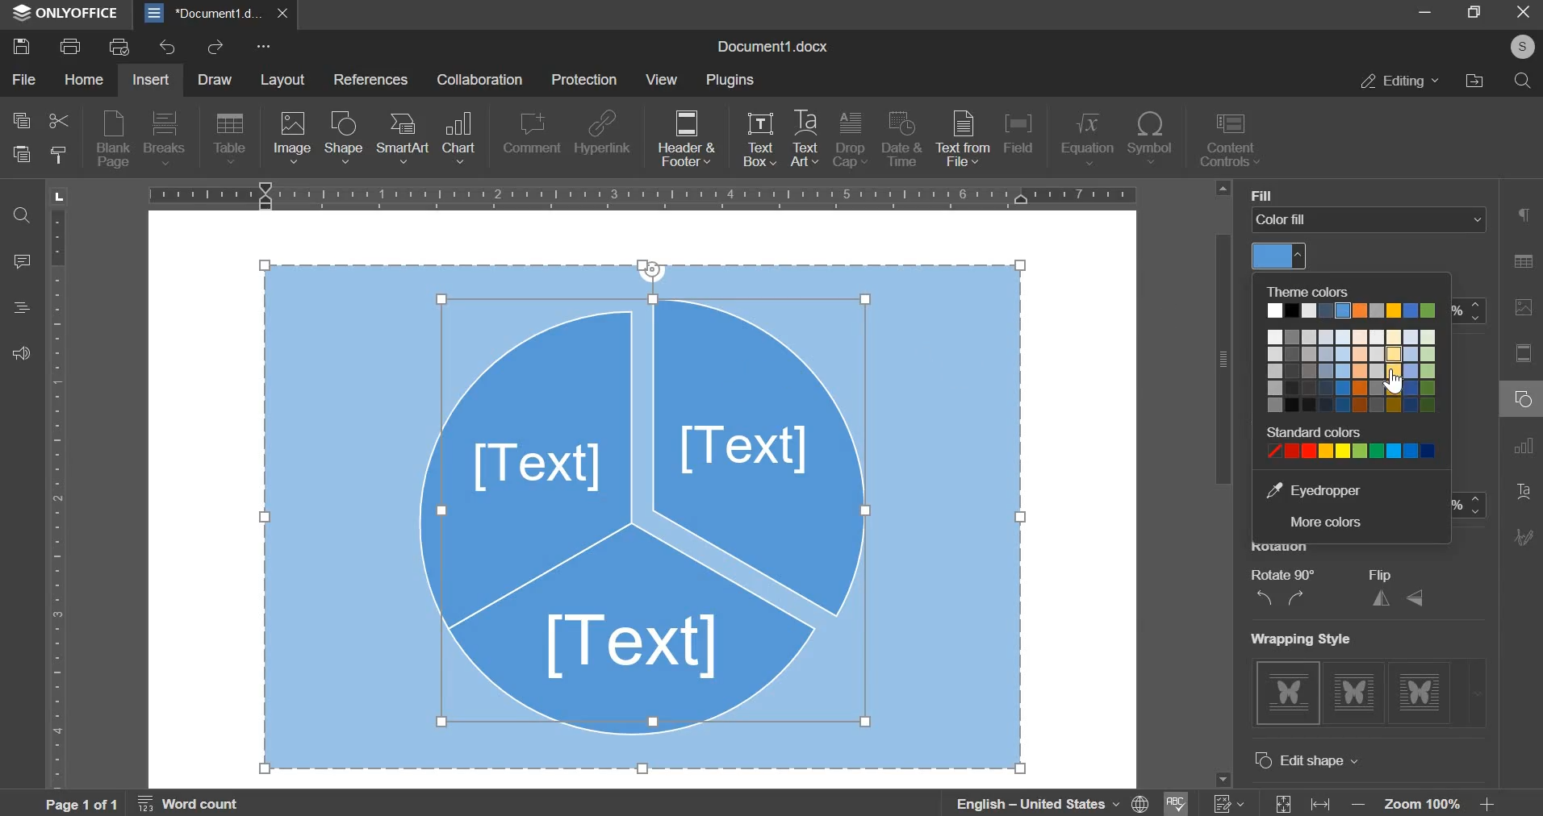 The image size is (1543, 816). Describe the element at coordinates (263, 47) in the screenshot. I see `more` at that location.